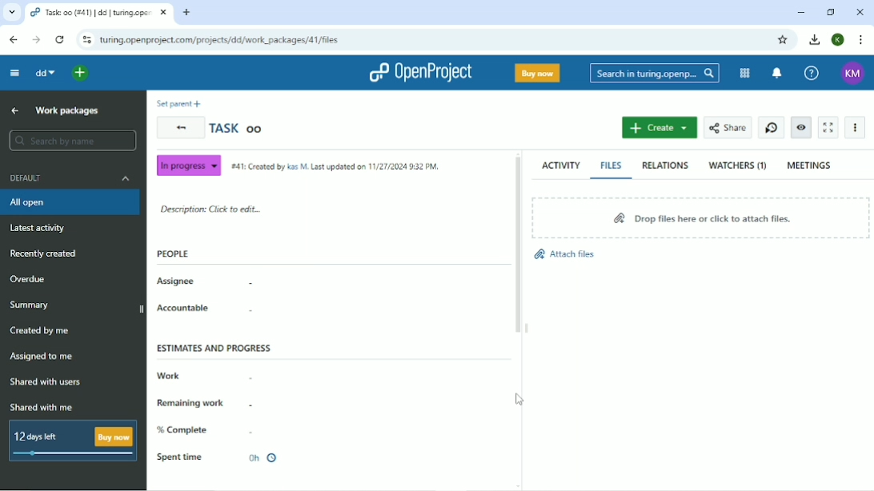 This screenshot has width=874, height=491. Describe the element at coordinates (772, 128) in the screenshot. I see `Start new timer` at that location.